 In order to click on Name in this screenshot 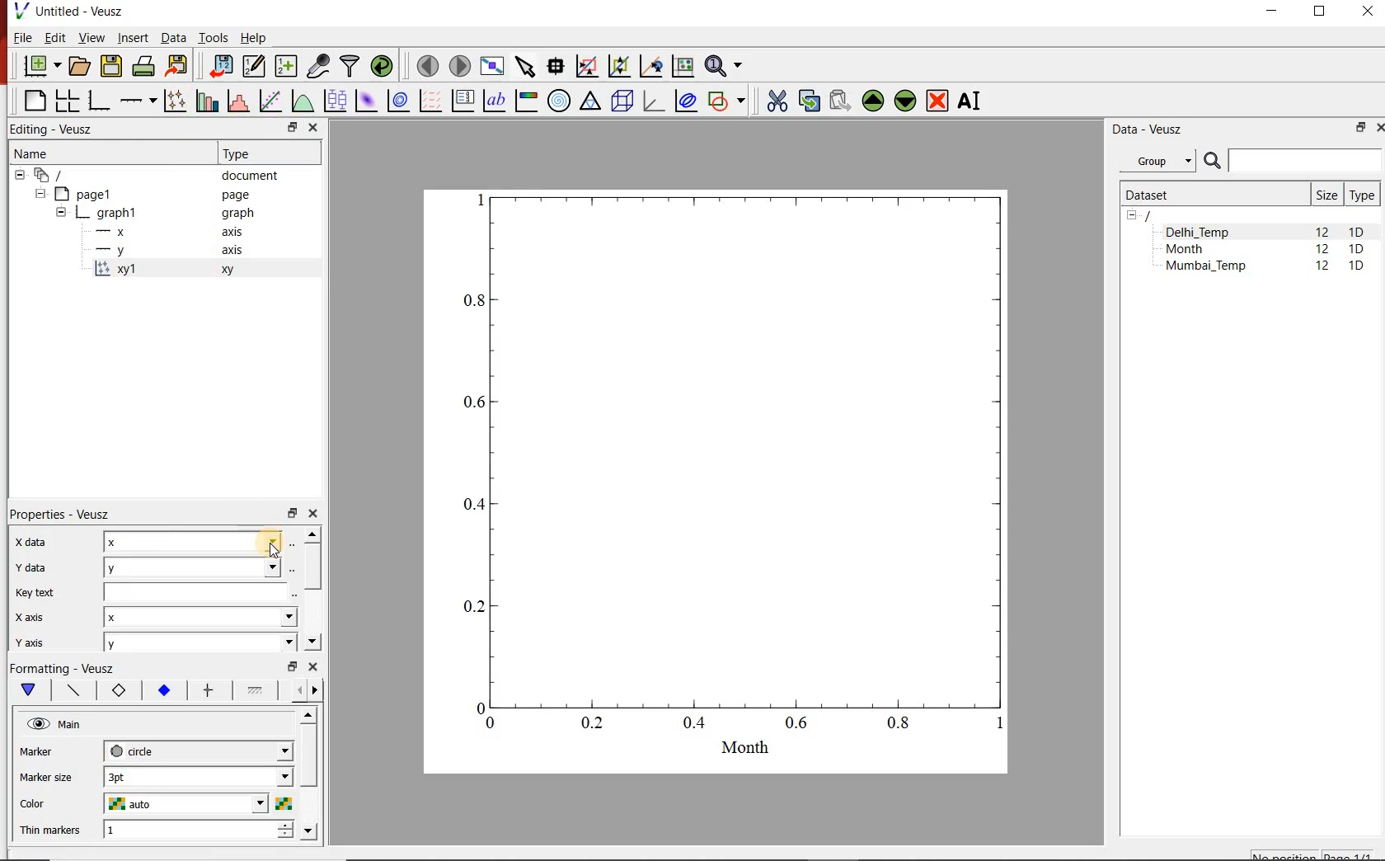, I will do `click(33, 153)`.